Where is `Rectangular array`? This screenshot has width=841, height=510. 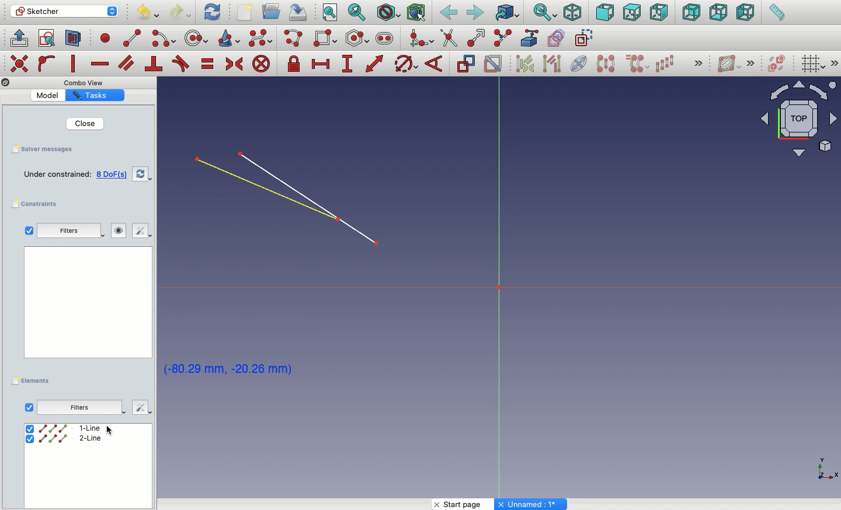
Rectangular array is located at coordinates (666, 63).